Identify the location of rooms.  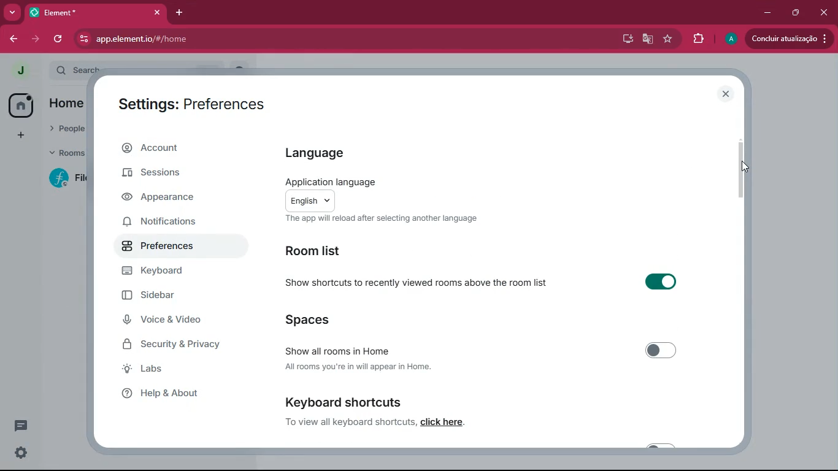
(66, 153).